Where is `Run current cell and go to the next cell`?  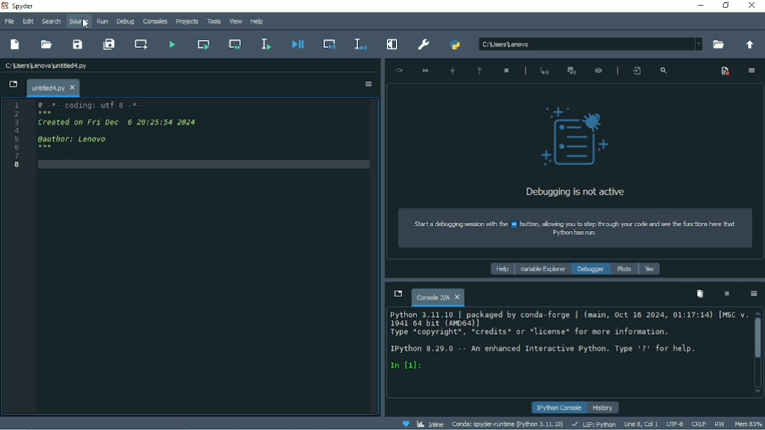 Run current cell and go to the next cell is located at coordinates (237, 45).